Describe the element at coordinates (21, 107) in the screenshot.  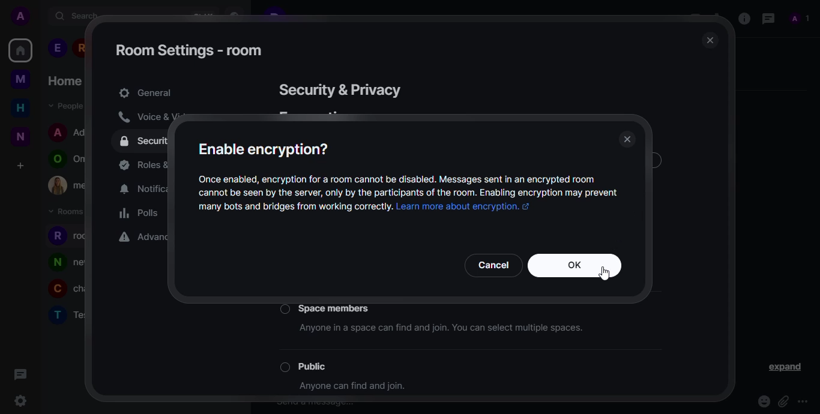
I see `home` at that location.